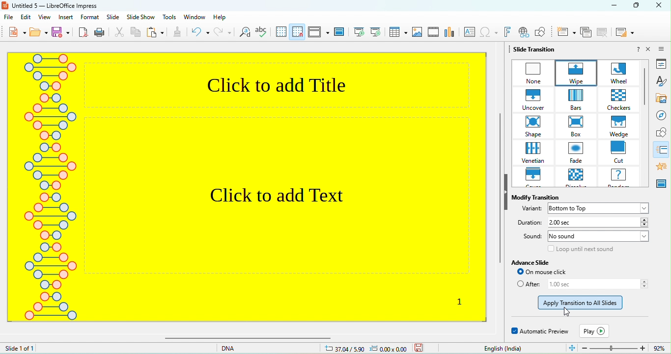  Describe the element at coordinates (579, 251) in the screenshot. I see `loop until next sound` at that location.